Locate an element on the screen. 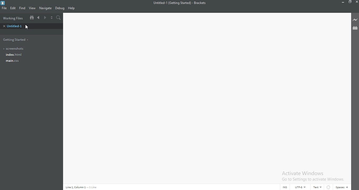 The height and width of the screenshot is (190, 359). Find in files is located at coordinates (58, 18).